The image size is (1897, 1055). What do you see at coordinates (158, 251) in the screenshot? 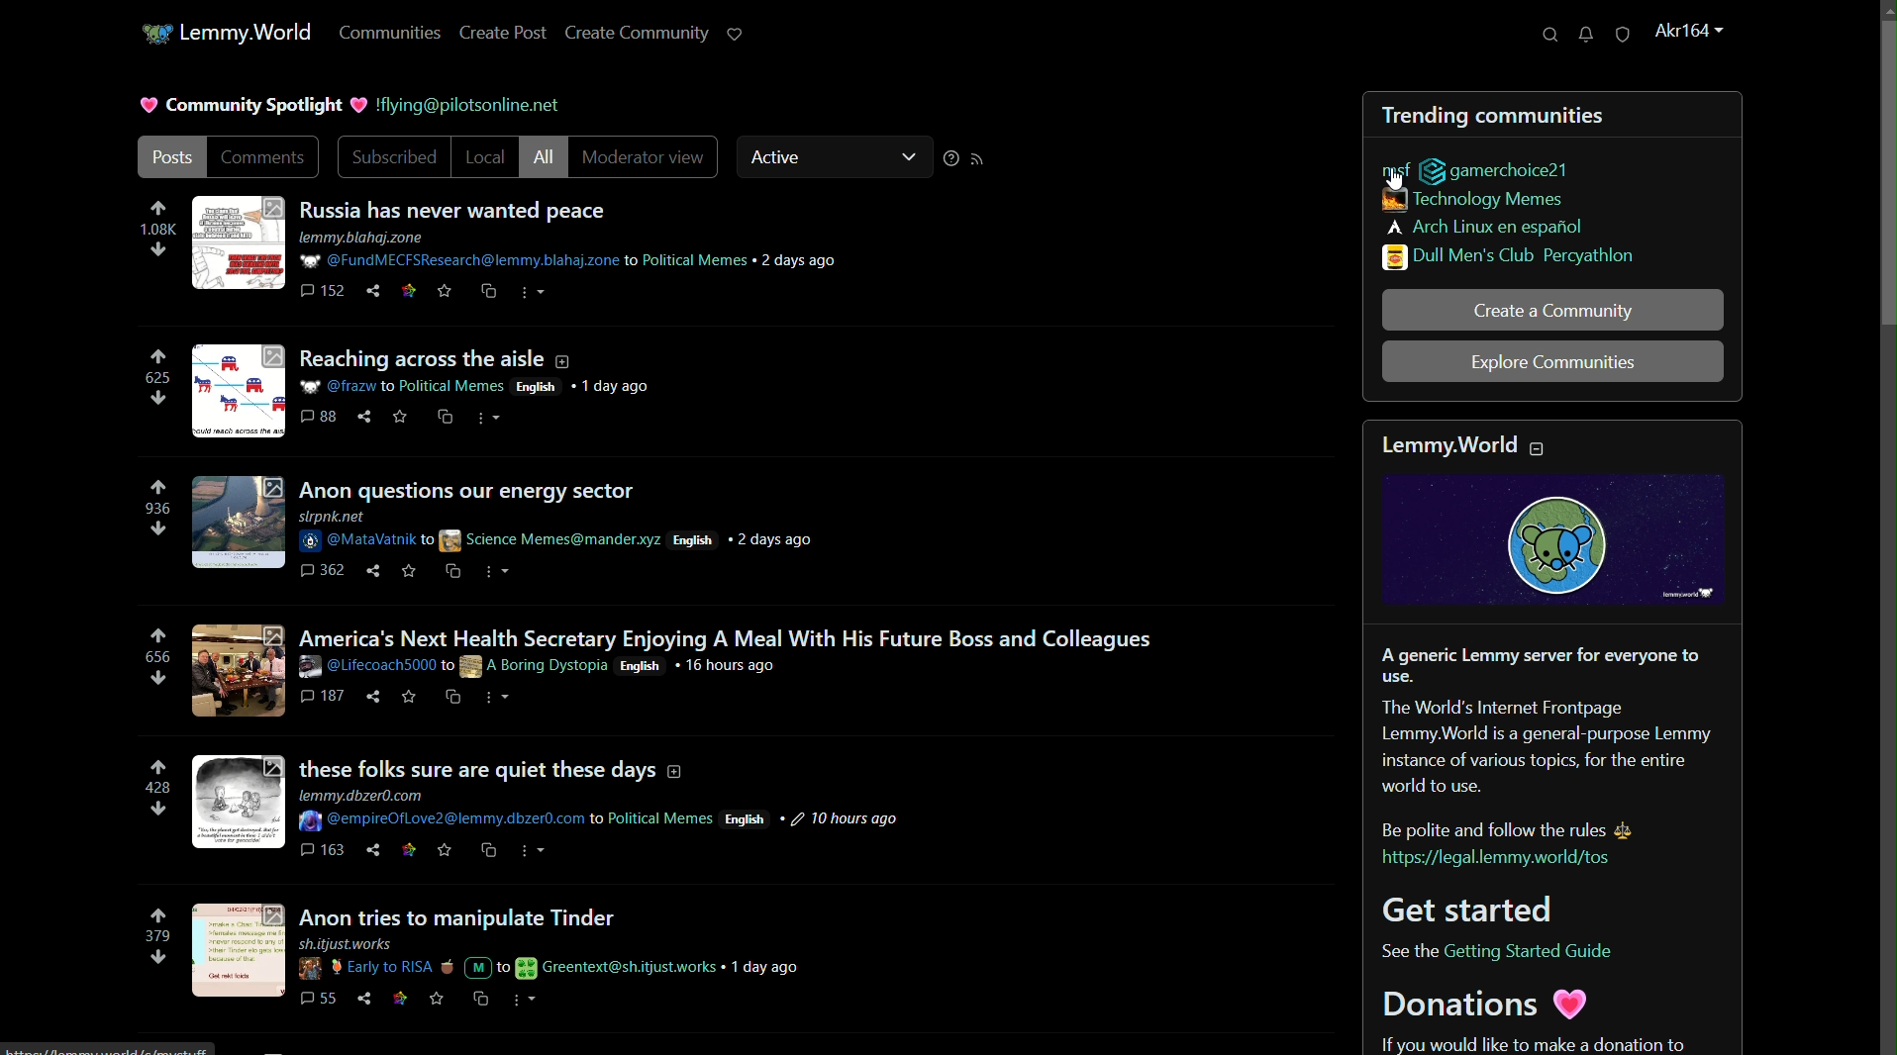
I see `downvote` at bounding box center [158, 251].